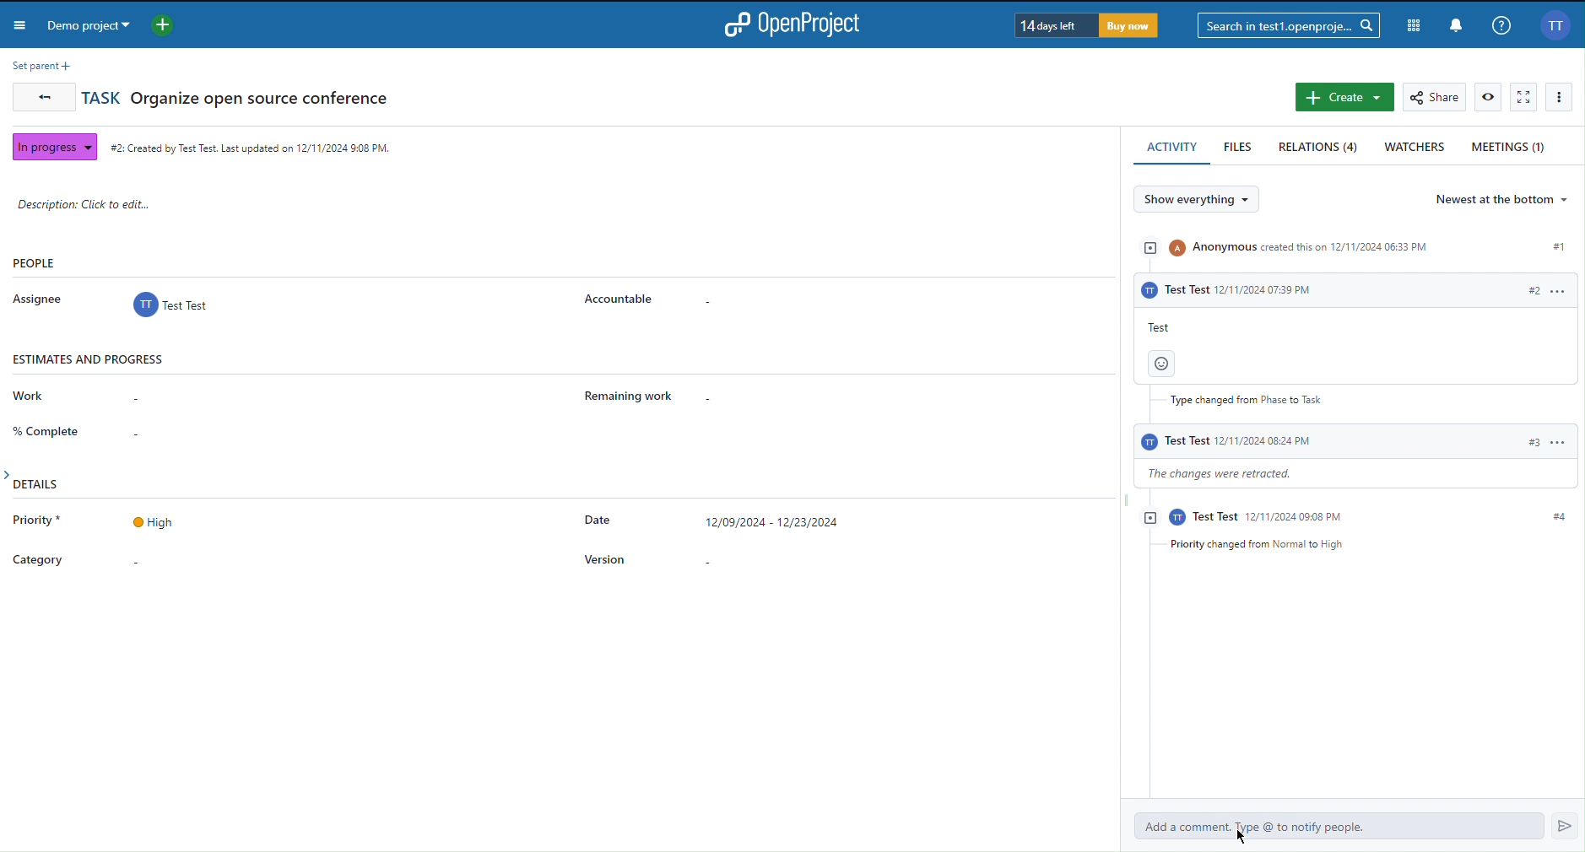 The image size is (1585, 852). I want to click on Modules, so click(1410, 23).